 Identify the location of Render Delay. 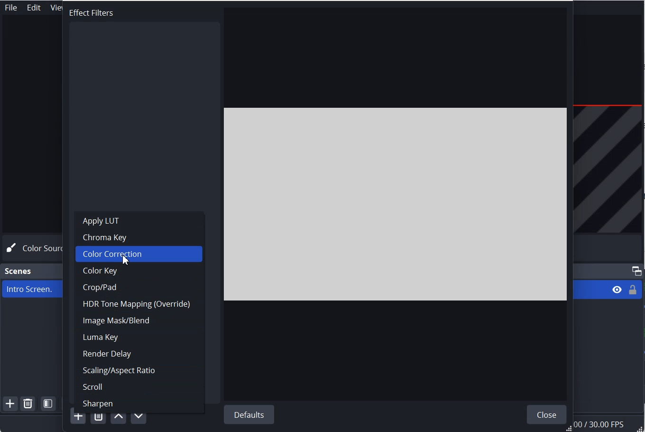
(138, 353).